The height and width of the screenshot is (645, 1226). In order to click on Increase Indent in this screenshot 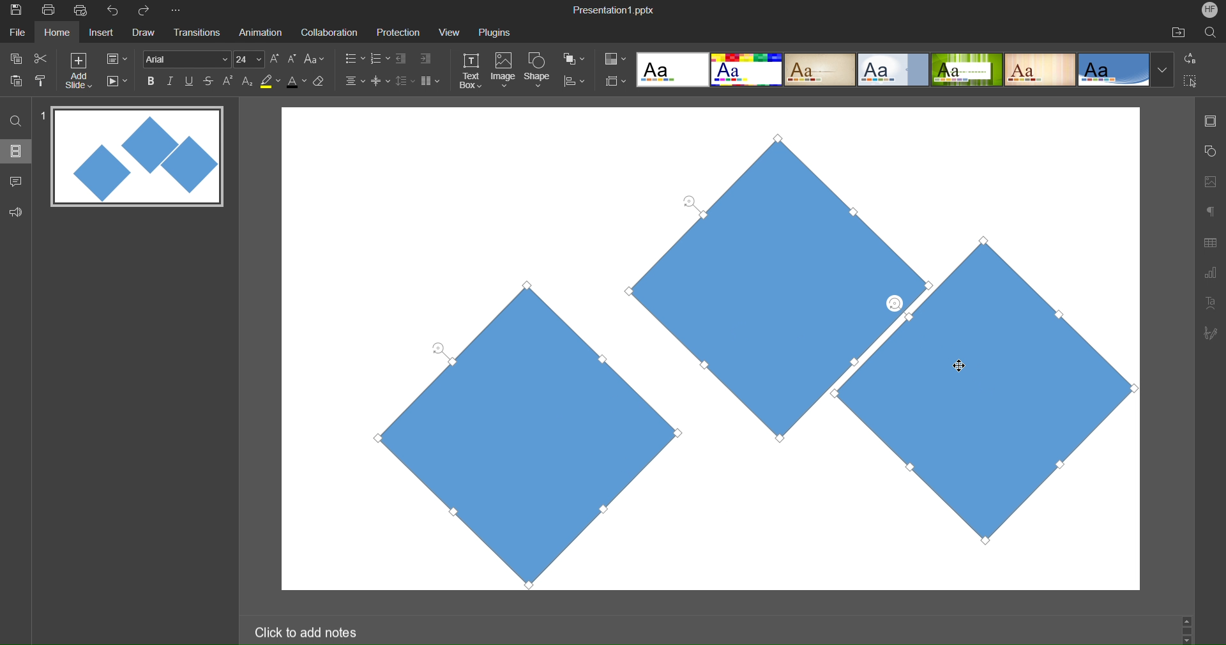, I will do `click(426, 57)`.